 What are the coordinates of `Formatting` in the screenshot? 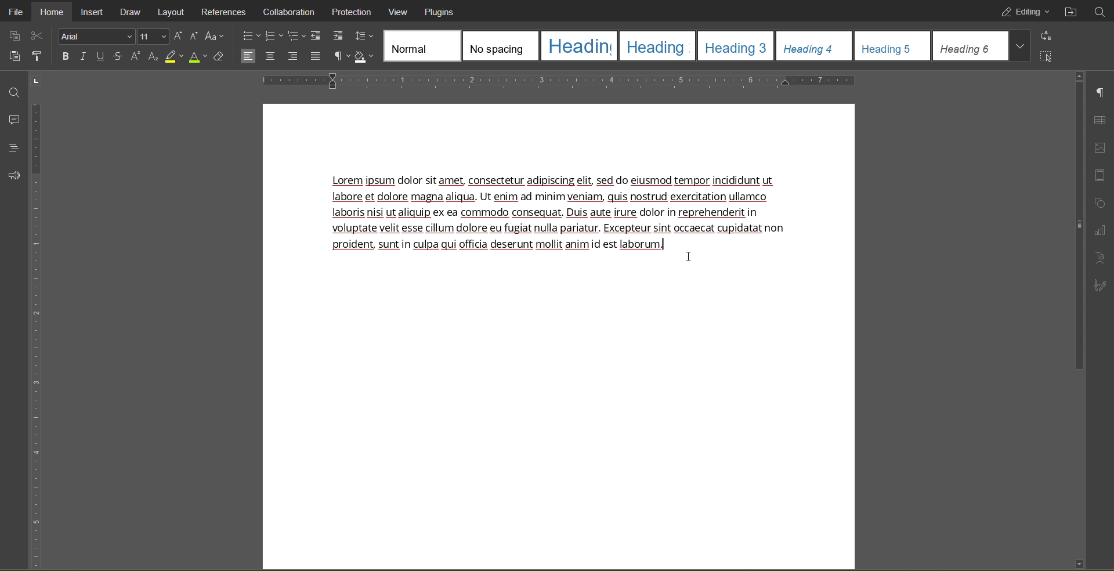 It's located at (153, 59).